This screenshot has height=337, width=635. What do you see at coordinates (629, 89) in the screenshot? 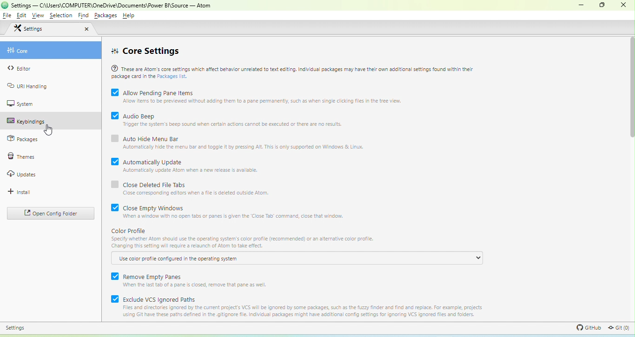
I see `vertical scroll bar` at bounding box center [629, 89].